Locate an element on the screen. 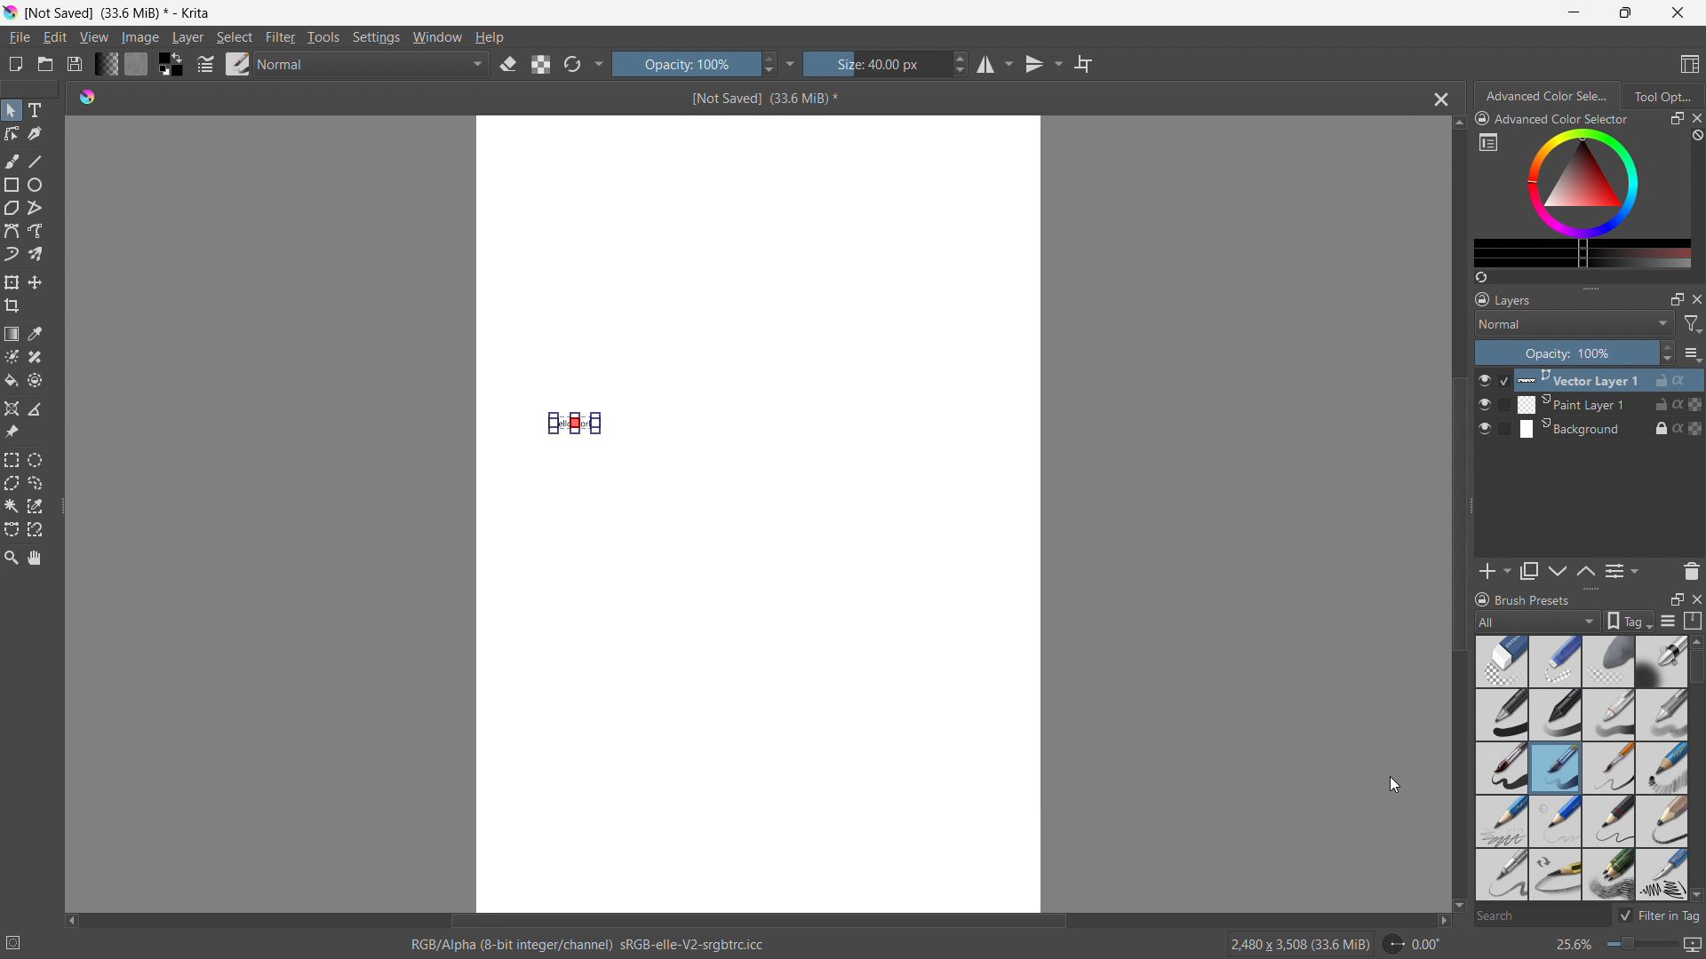  light blur is located at coordinates (1555, 662).